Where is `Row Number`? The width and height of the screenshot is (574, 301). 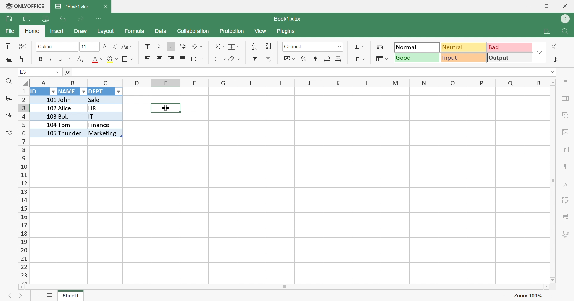
Row Number is located at coordinates (23, 185).